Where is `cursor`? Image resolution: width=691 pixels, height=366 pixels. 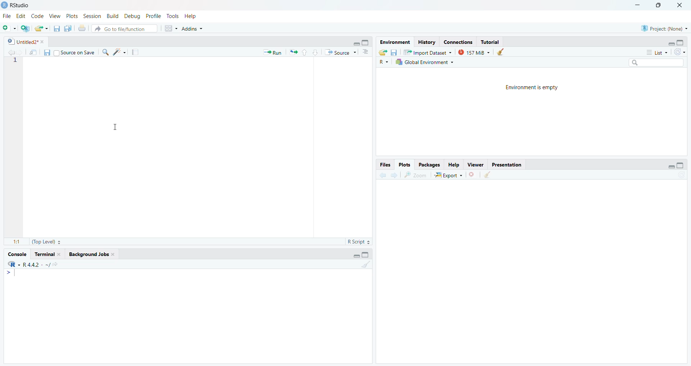
cursor is located at coordinates (115, 127).